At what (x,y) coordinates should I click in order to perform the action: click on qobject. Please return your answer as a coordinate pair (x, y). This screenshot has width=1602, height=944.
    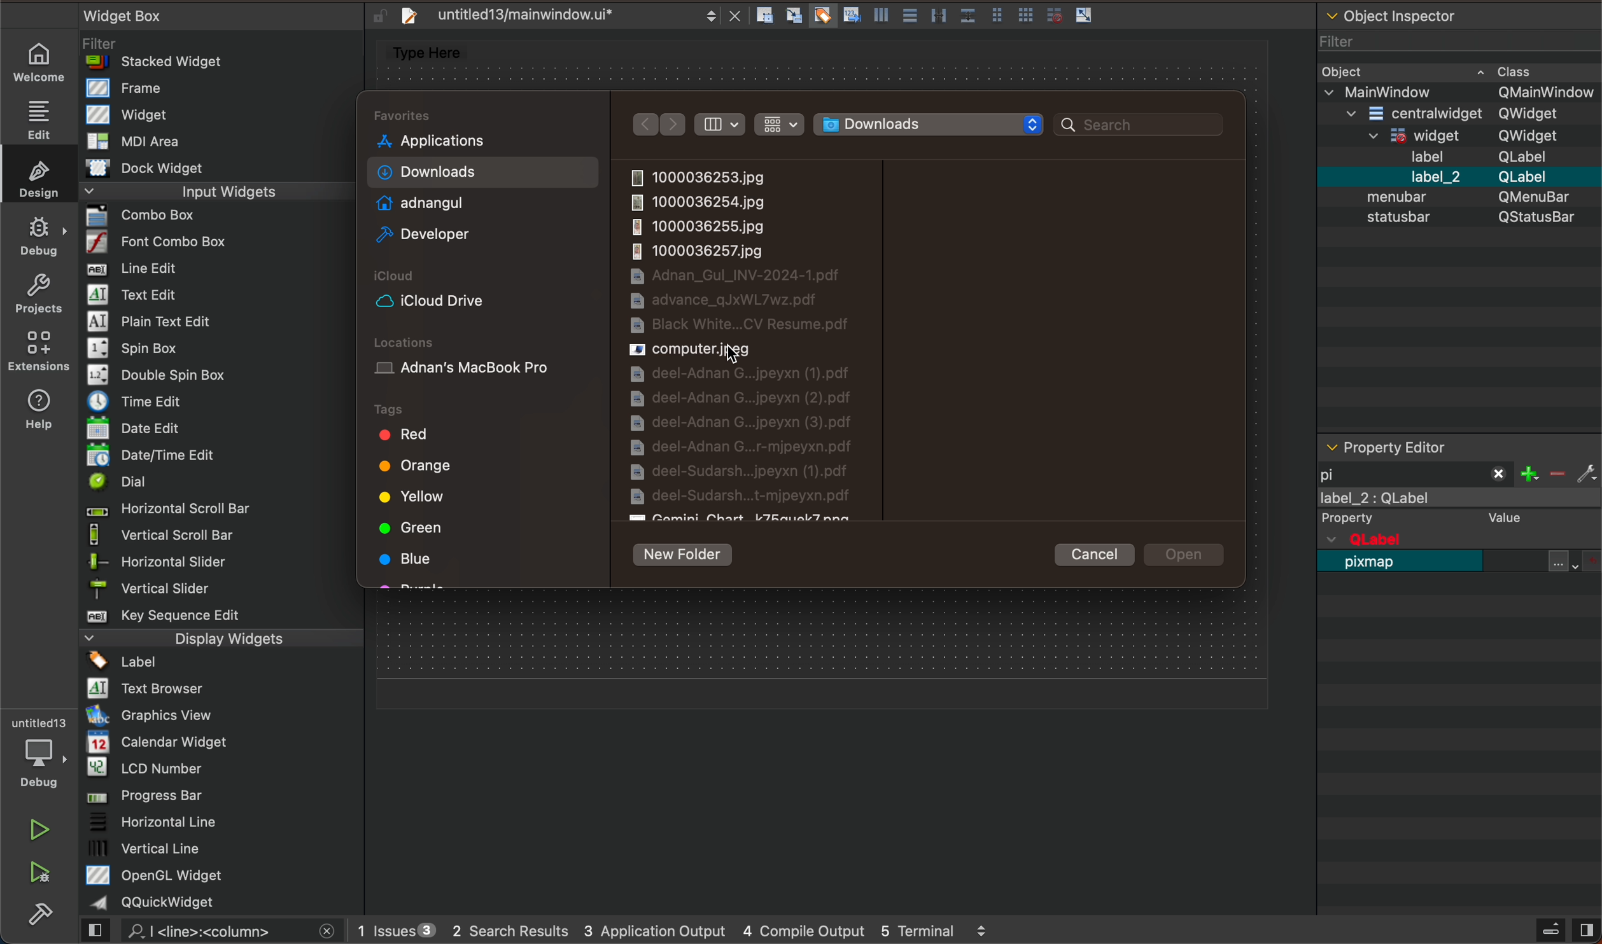
    Looking at the image, I should click on (1444, 539).